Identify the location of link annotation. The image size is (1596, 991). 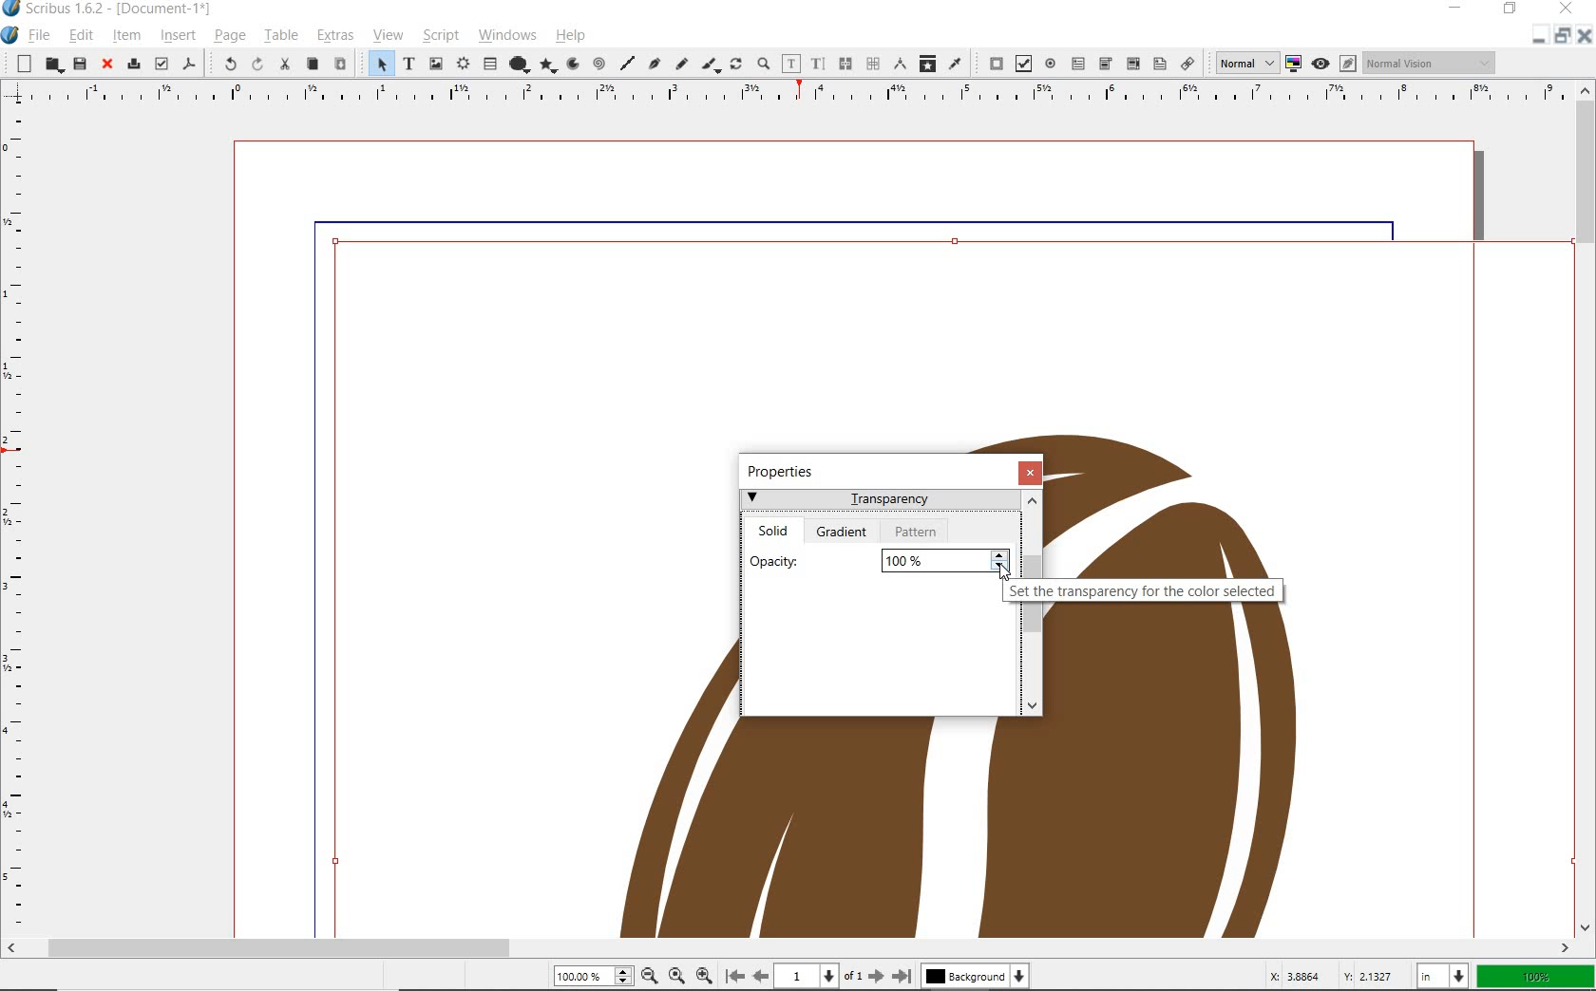
(1187, 63).